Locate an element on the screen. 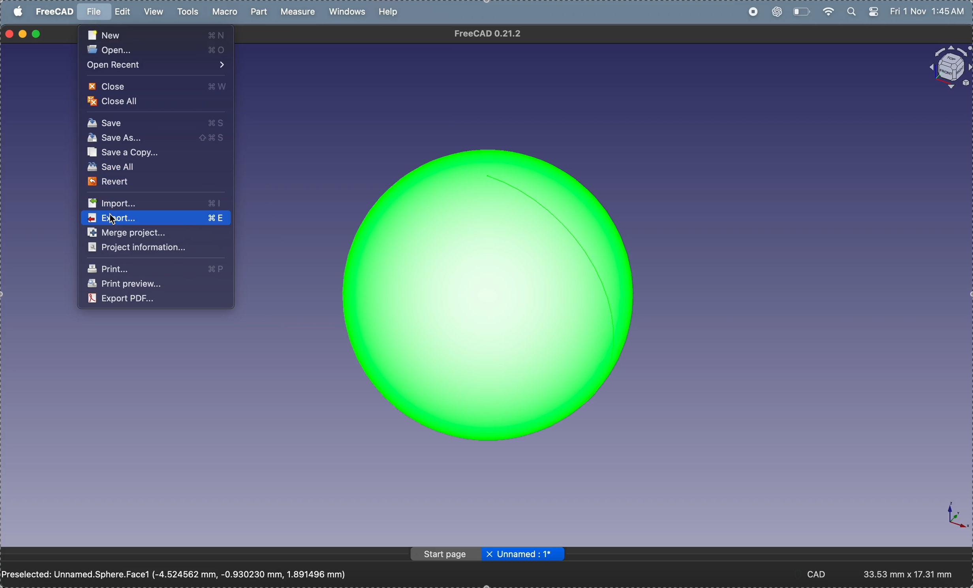 The width and height of the screenshot is (973, 588). aspect ratio- 33:53mm x 17.31mm is located at coordinates (914, 574).